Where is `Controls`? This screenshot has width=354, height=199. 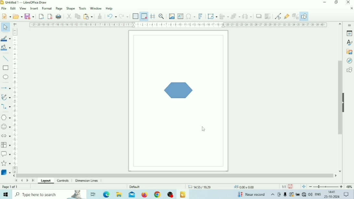 Controls is located at coordinates (64, 181).